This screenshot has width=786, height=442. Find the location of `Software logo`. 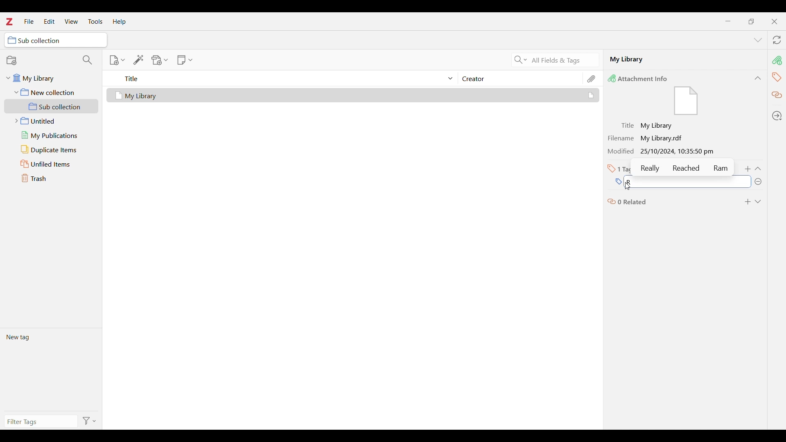

Software logo is located at coordinates (9, 21).